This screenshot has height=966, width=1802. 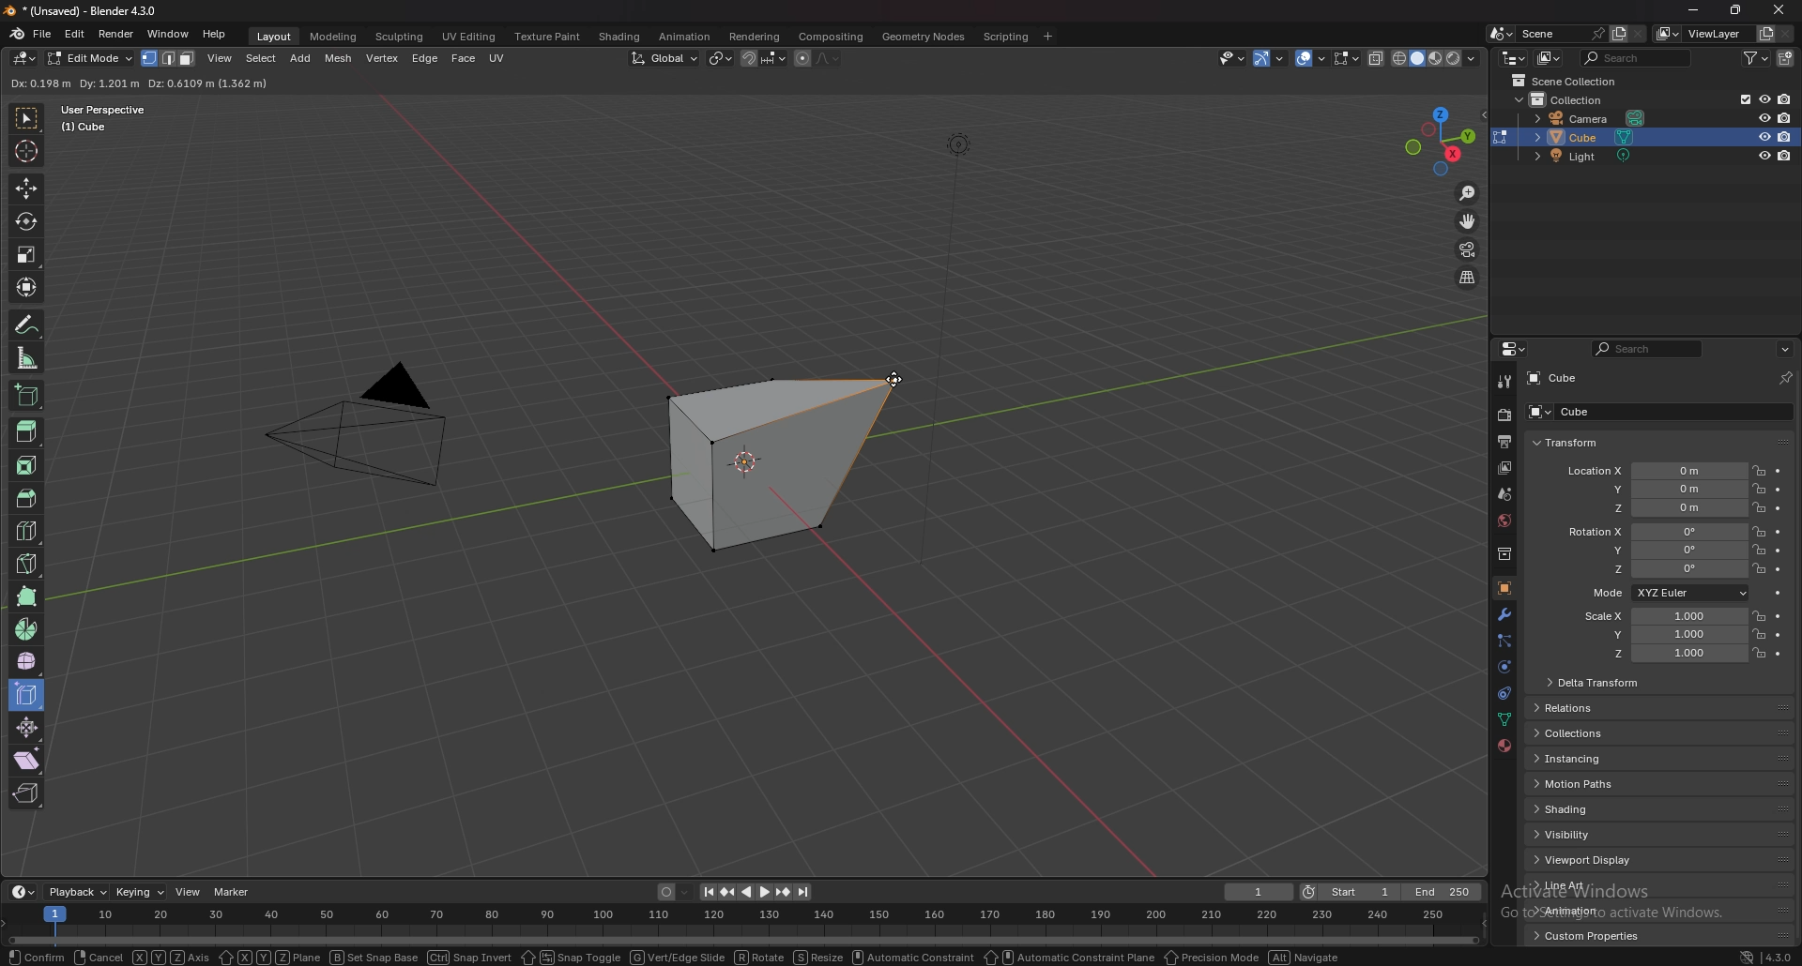 What do you see at coordinates (1570, 99) in the screenshot?
I see `collection` at bounding box center [1570, 99].